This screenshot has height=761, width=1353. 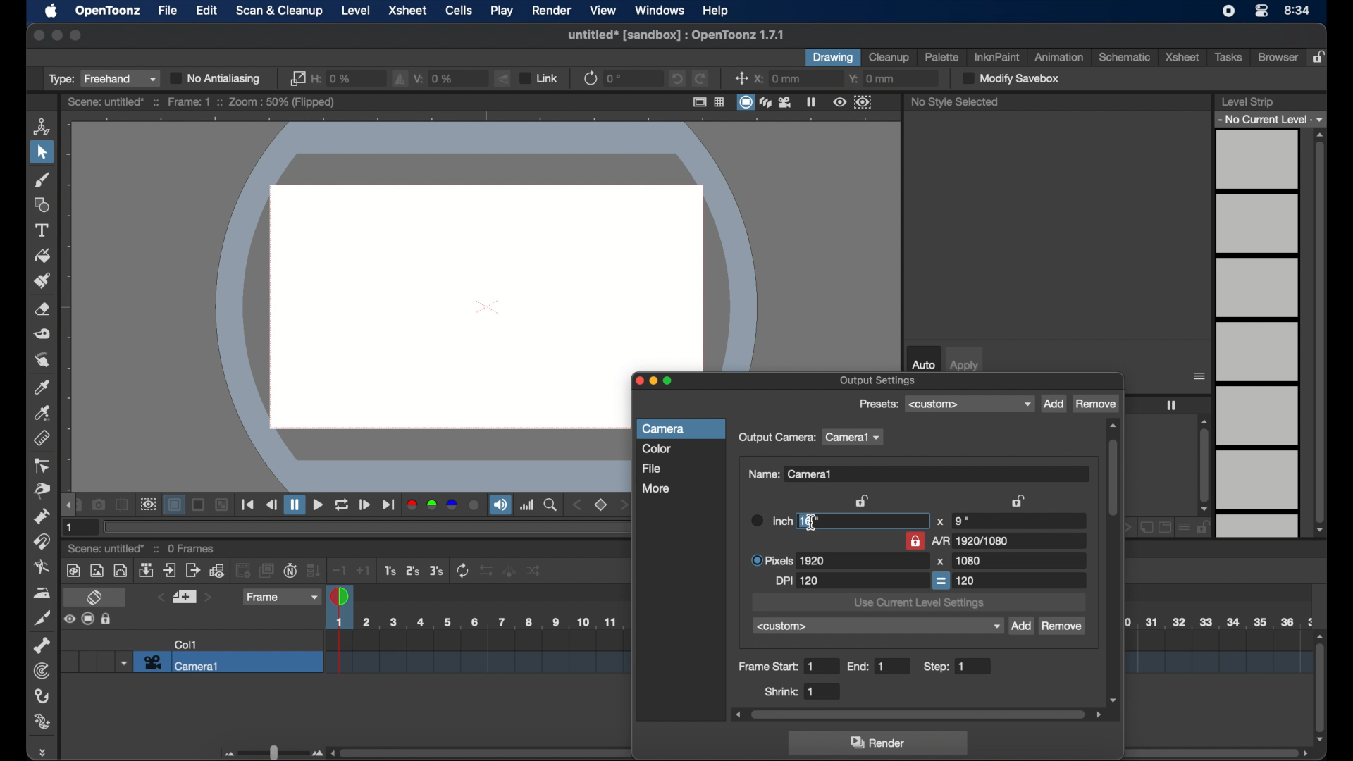 What do you see at coordinates (509, 570) in the screenshot?
I see `` at bounding box center [509, 570].